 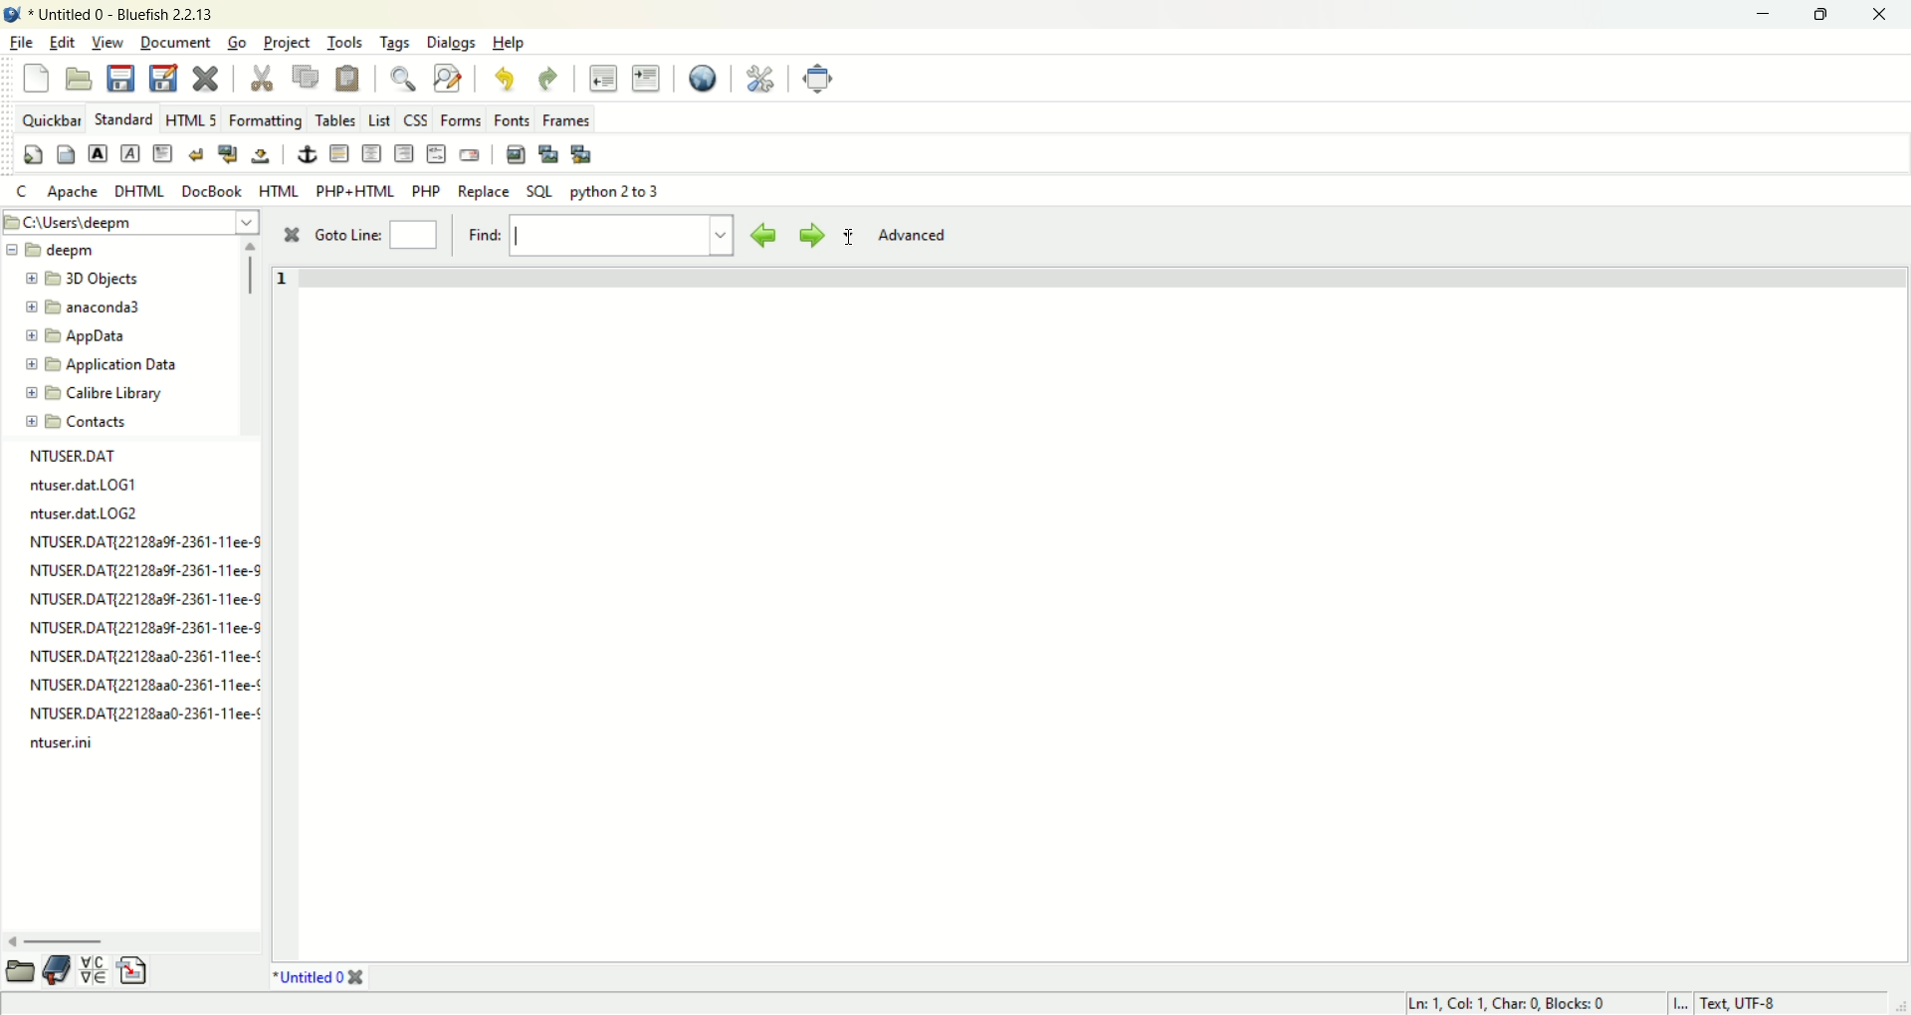 What do you see at coordinates (123, 117) in the screenshot?
I see `Standard` at bounding box center [123, 117].